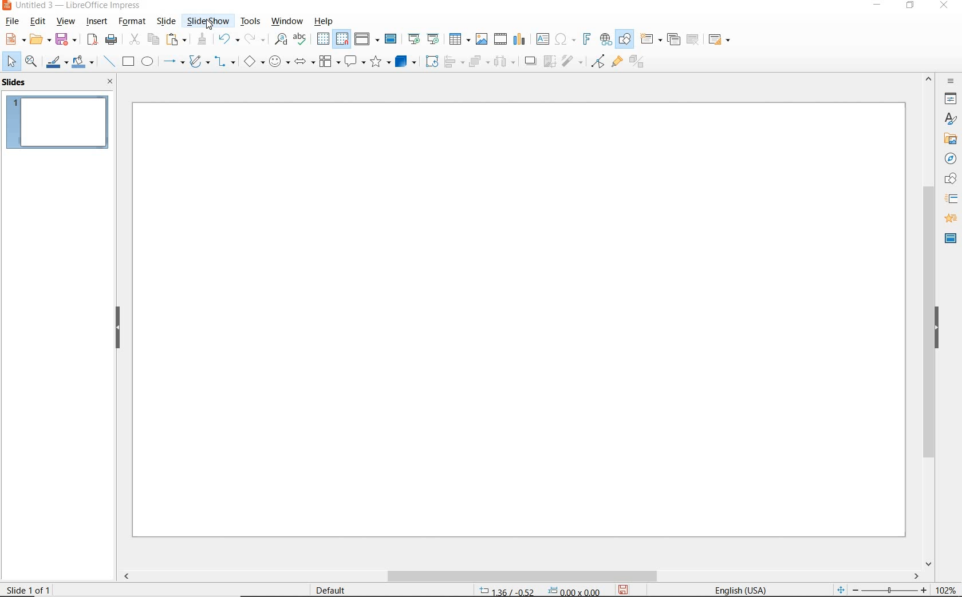 The width and height of the screenshot is (962, 597). What do you see at coordinates (148, 61) in the screenshot?
I see `ELLIPSE` at bounding box center [148, 61].